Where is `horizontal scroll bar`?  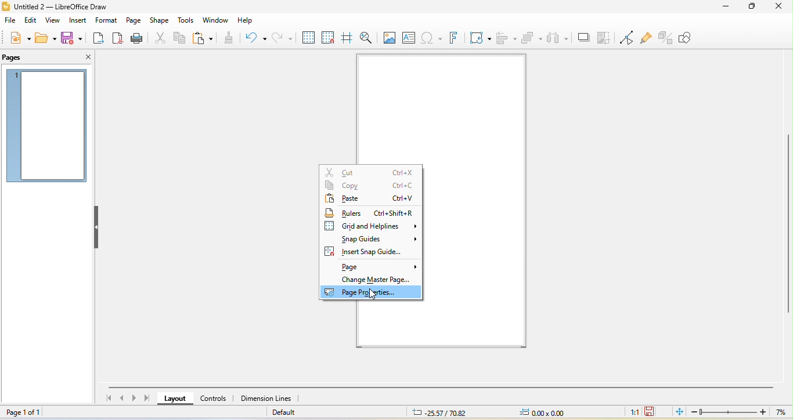
horizontal scroll bar is located at coordinates (443, 386).